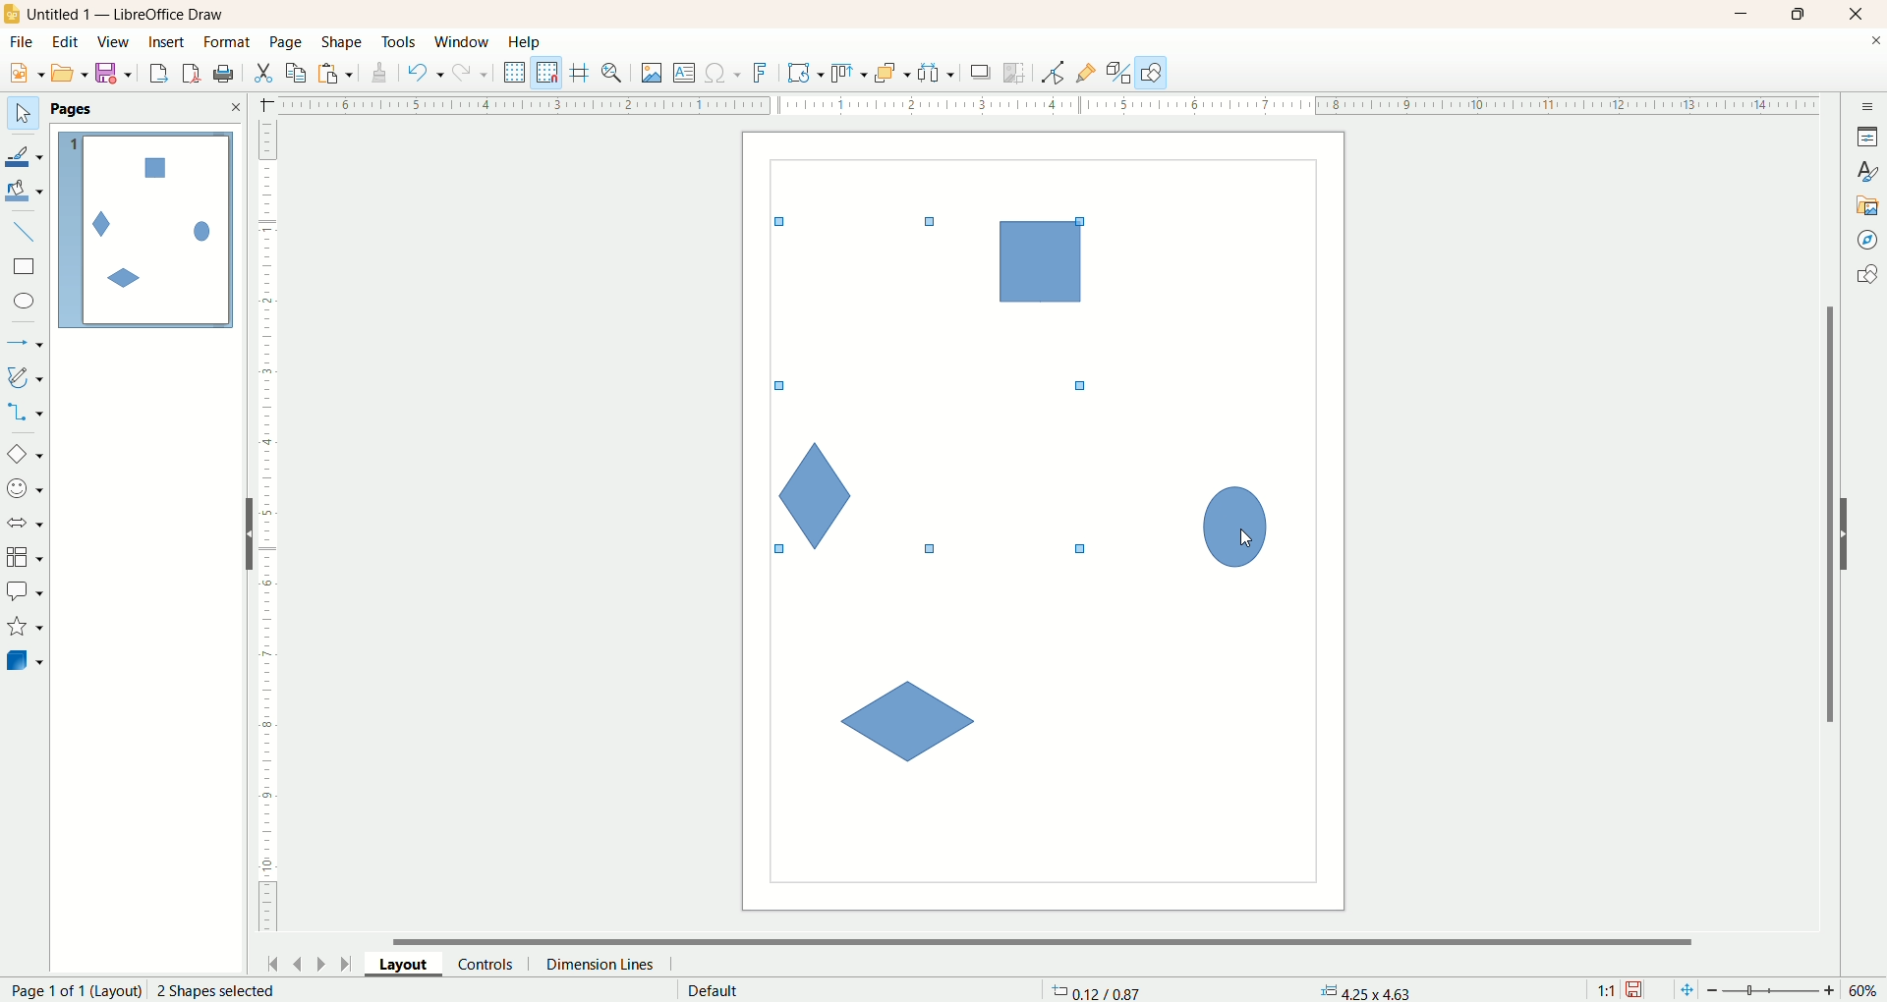 The image size is (1887, 1002). Describe the element at coordinates (1086, 74) in the screenshot. I see `gluepoint function` at that location.